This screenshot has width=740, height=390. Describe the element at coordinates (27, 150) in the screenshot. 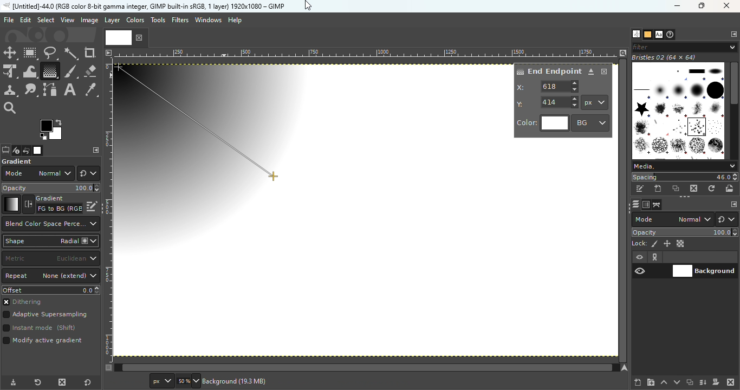

I see `Open the undo history dialog` at that location.